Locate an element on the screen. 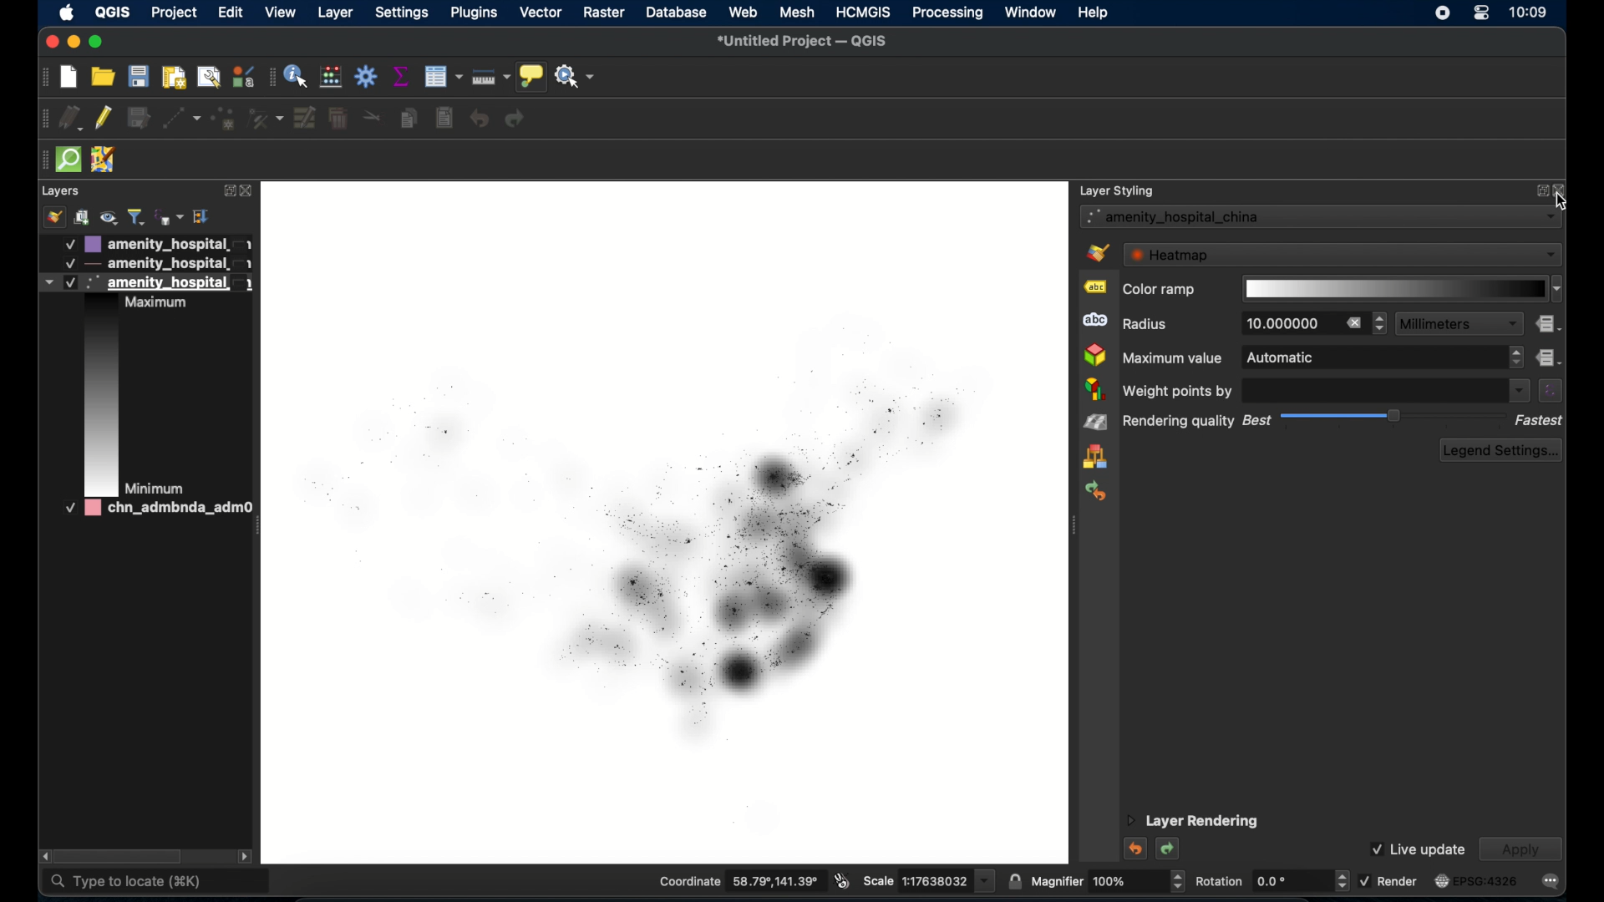 This screenshot has width=1604, height=902. radius is located at coordinates (1148, 324).